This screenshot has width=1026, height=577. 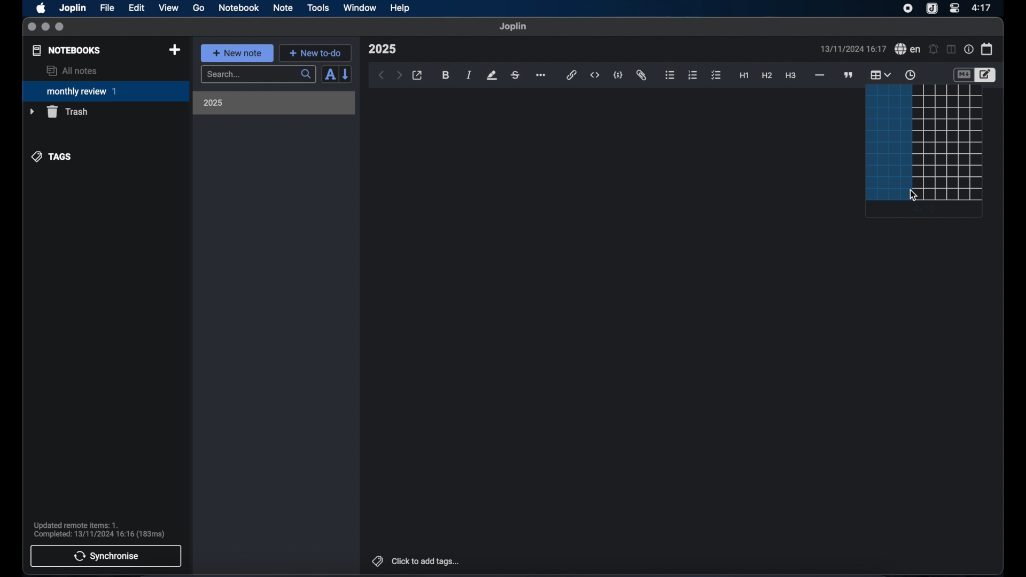 What do you see at coordinates (693, 75) in the screenshot?
I see `numbered list` at bounding box center [693, 75].